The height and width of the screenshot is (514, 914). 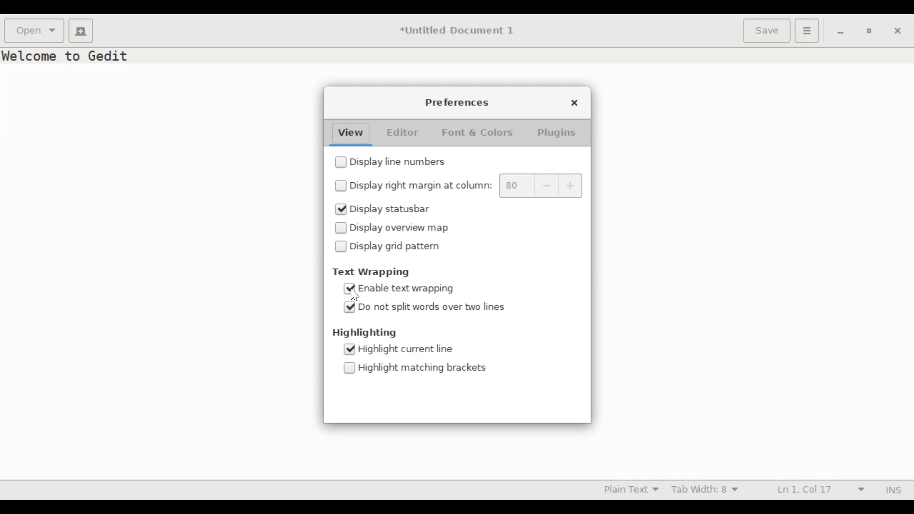 What do you see at coordinates (432, 307) in the screenshot?
I see `Do not split words over two lines` at bounding box center [432, 307].